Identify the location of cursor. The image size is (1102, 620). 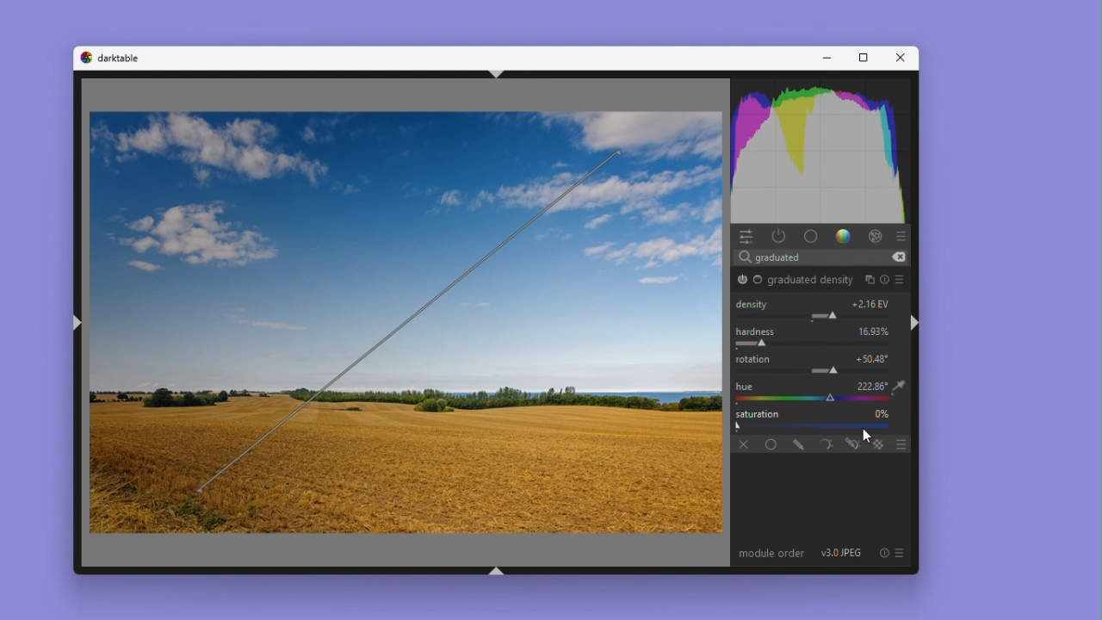
(866, 436).